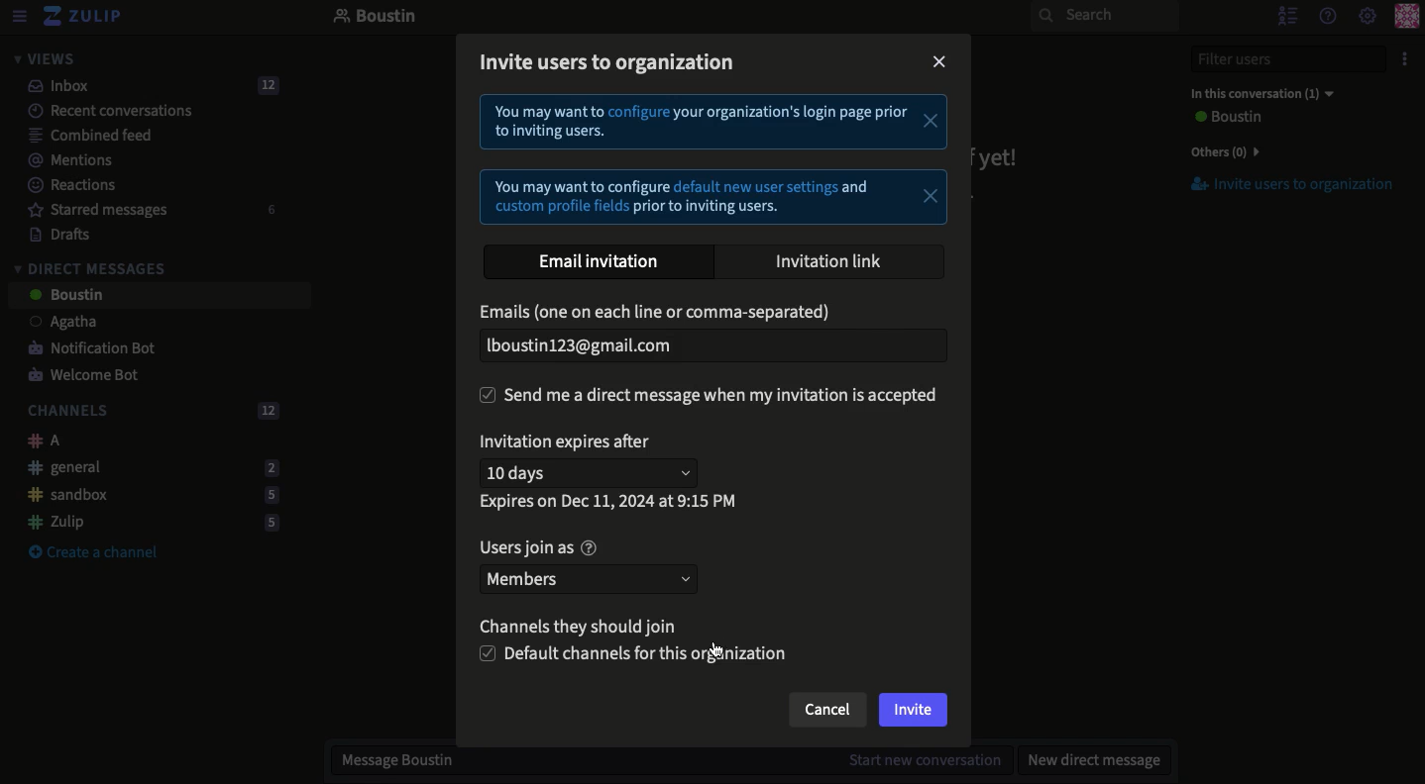 The height and width of the screenshot is (784, 1425). I want to click on In this conversation, so click(1258, 93).